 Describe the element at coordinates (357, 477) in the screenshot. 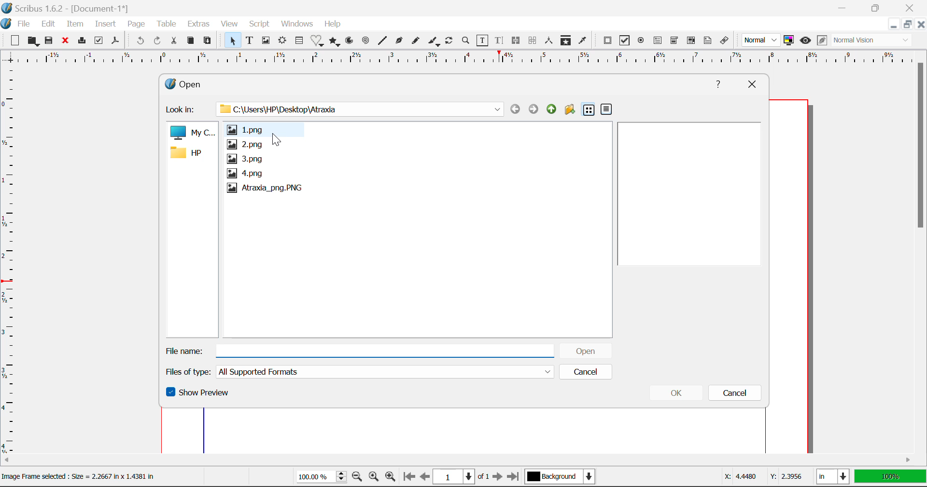

I see `Zoom Out` at that location.